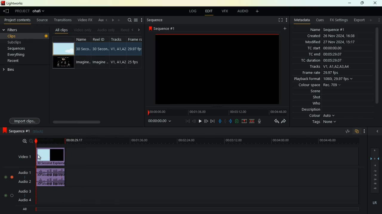 The width and height of the screenshot is (382, 214). What do you see at coordinates (107, 20) in the screenshot?
I see `left` at bounding box center [107, 20].